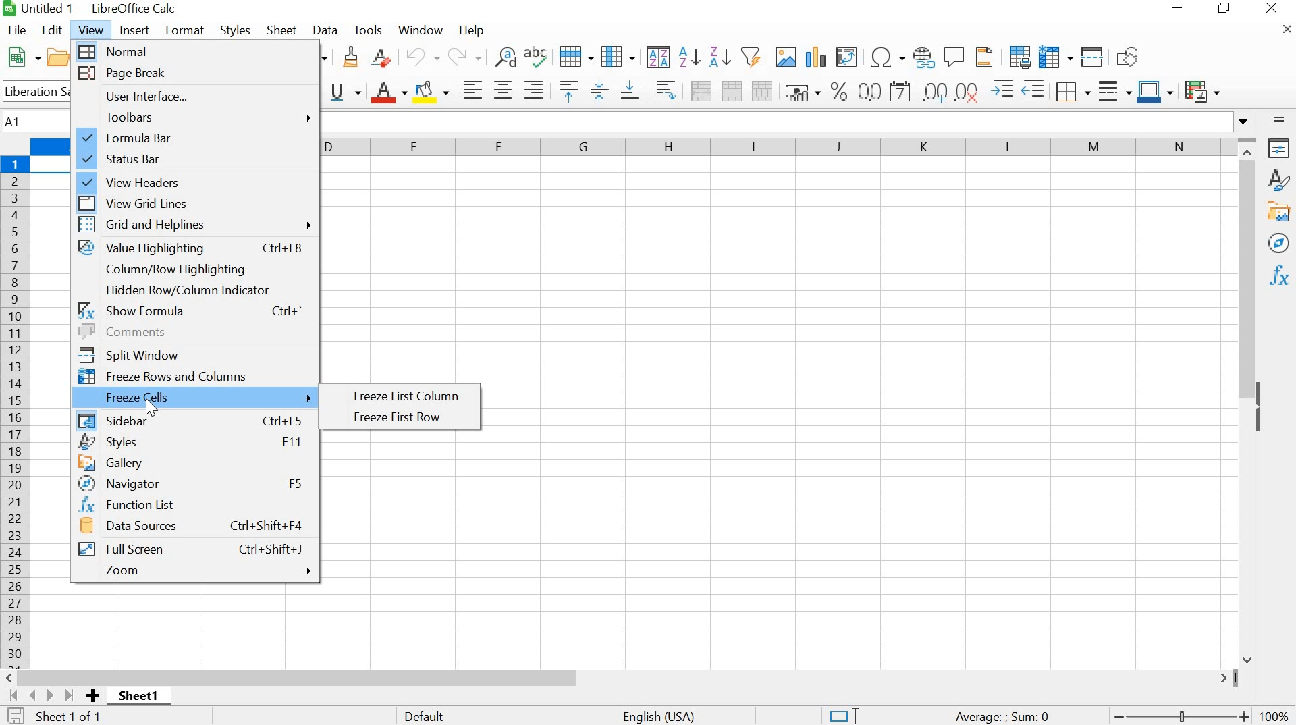  I want to click on ZOOM OUT OR ZOOM IN, so click(1179, 717).